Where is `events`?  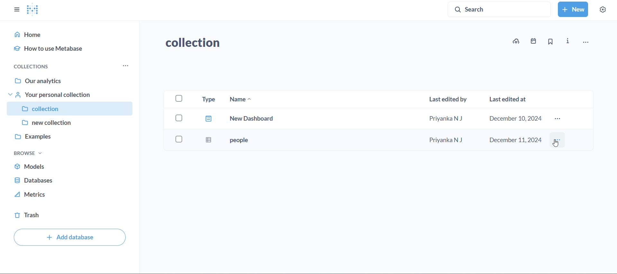
events is located at coordinates (532, 41).